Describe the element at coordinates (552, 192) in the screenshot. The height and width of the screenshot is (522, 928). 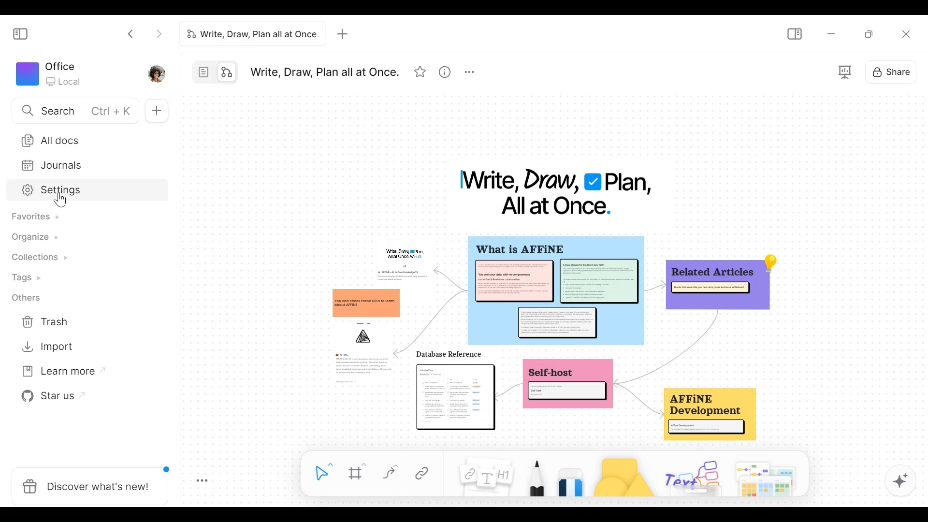
I see `Title ` at that location.